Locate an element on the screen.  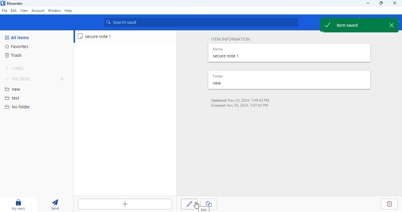
new is located at coordinates (217, 83).